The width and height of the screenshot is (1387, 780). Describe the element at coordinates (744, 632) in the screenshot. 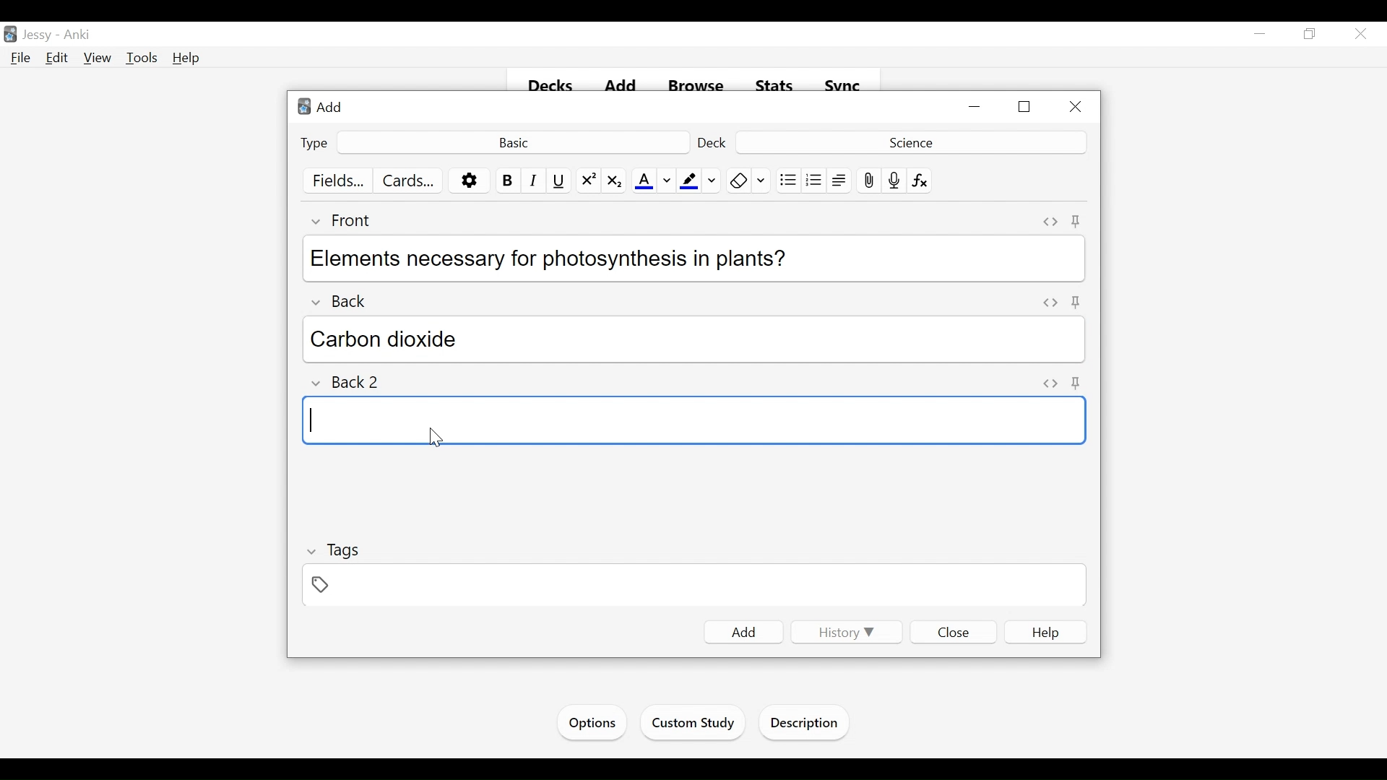

I see `Add` at that location.